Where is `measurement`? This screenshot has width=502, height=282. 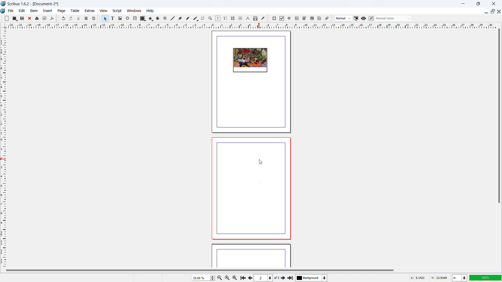
measurement is located at coordinates (248, 19).